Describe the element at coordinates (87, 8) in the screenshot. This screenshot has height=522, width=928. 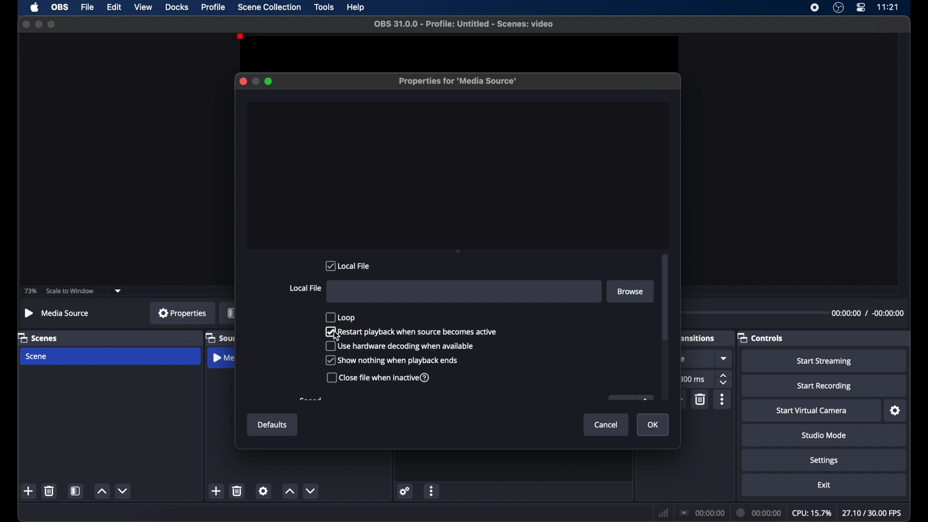
I see `file` at that location.